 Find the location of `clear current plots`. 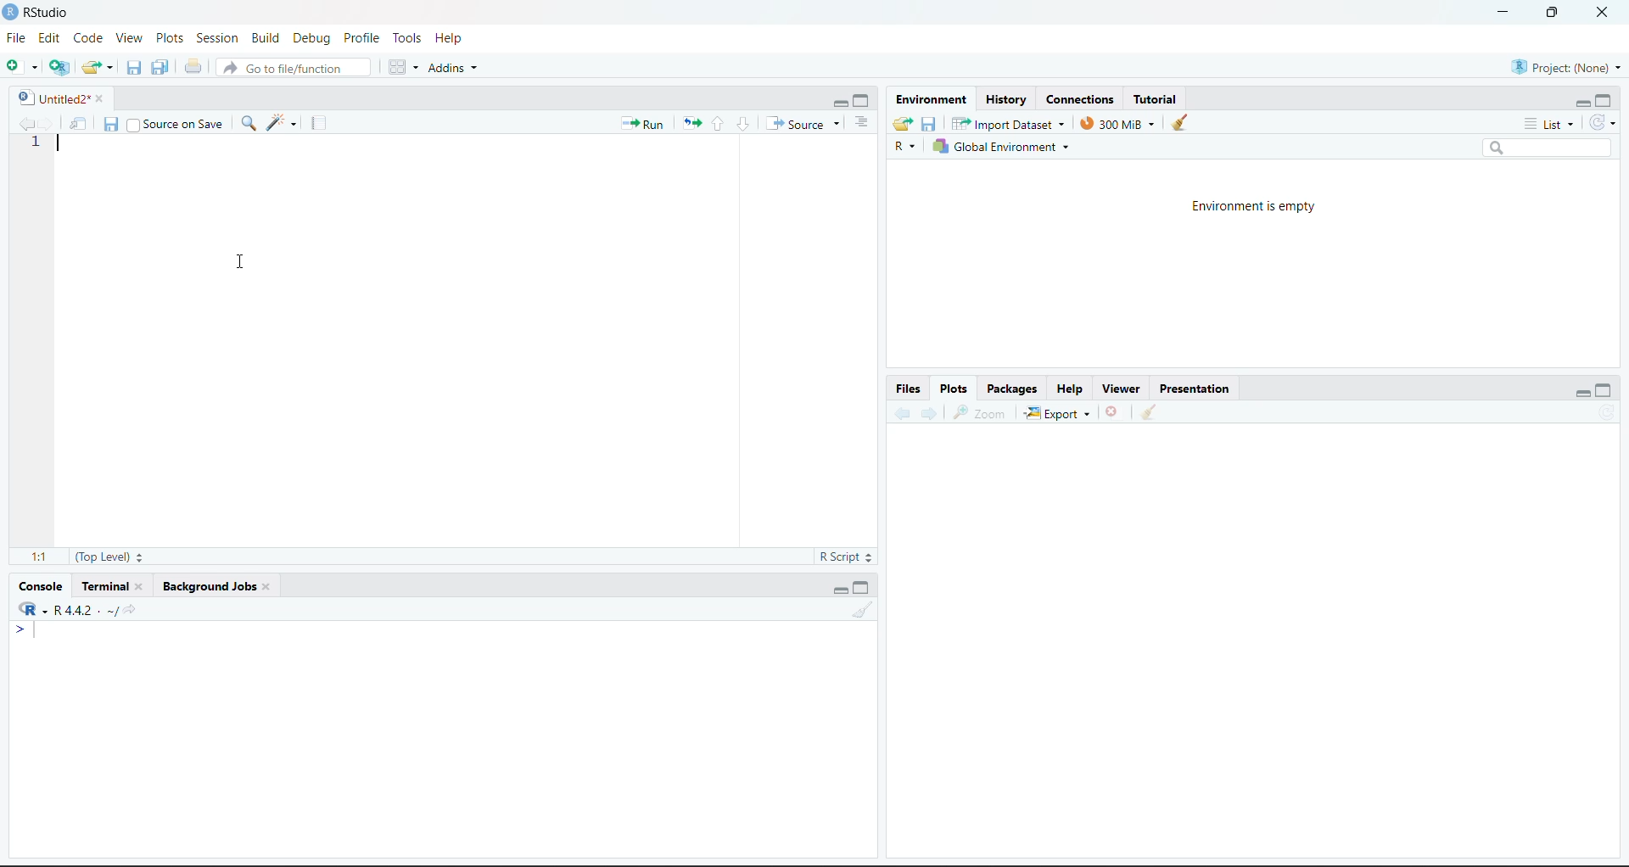

clear current plots is located at coordinates (1111, 411).